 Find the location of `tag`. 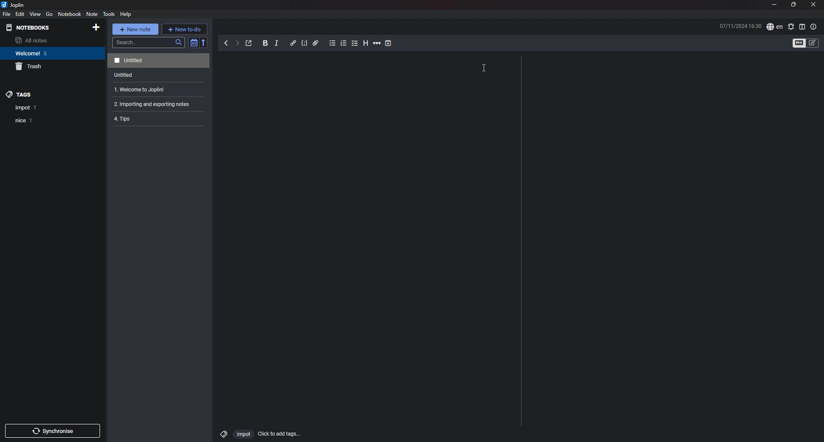

tag is located at coordinates (25, 120).